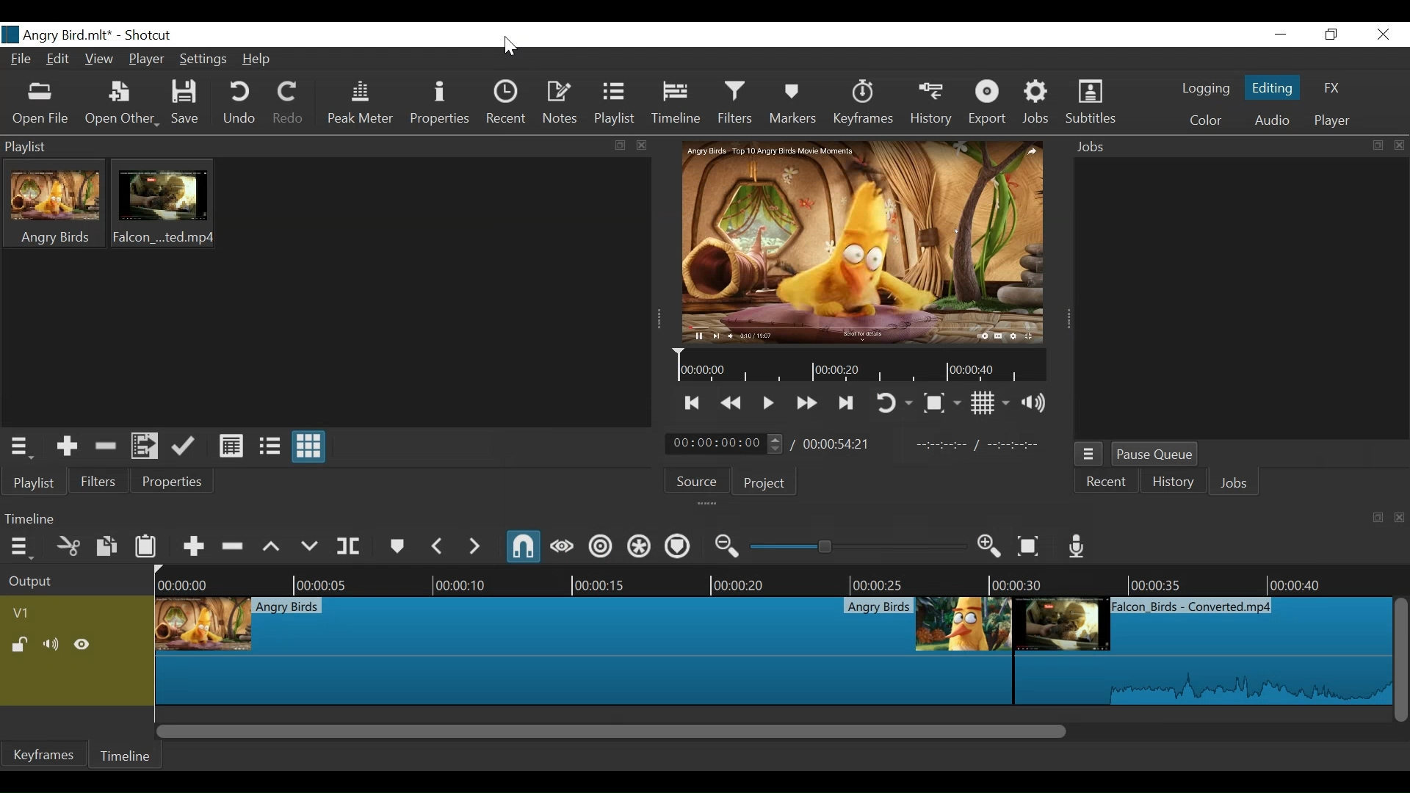 Image resolution: width=1410 pixels, height=793 pixels. What do you see at coordinates (610, 731) in the screenshot?
I see `Horizontal Scroll bar` at bounding box center [610, 731].